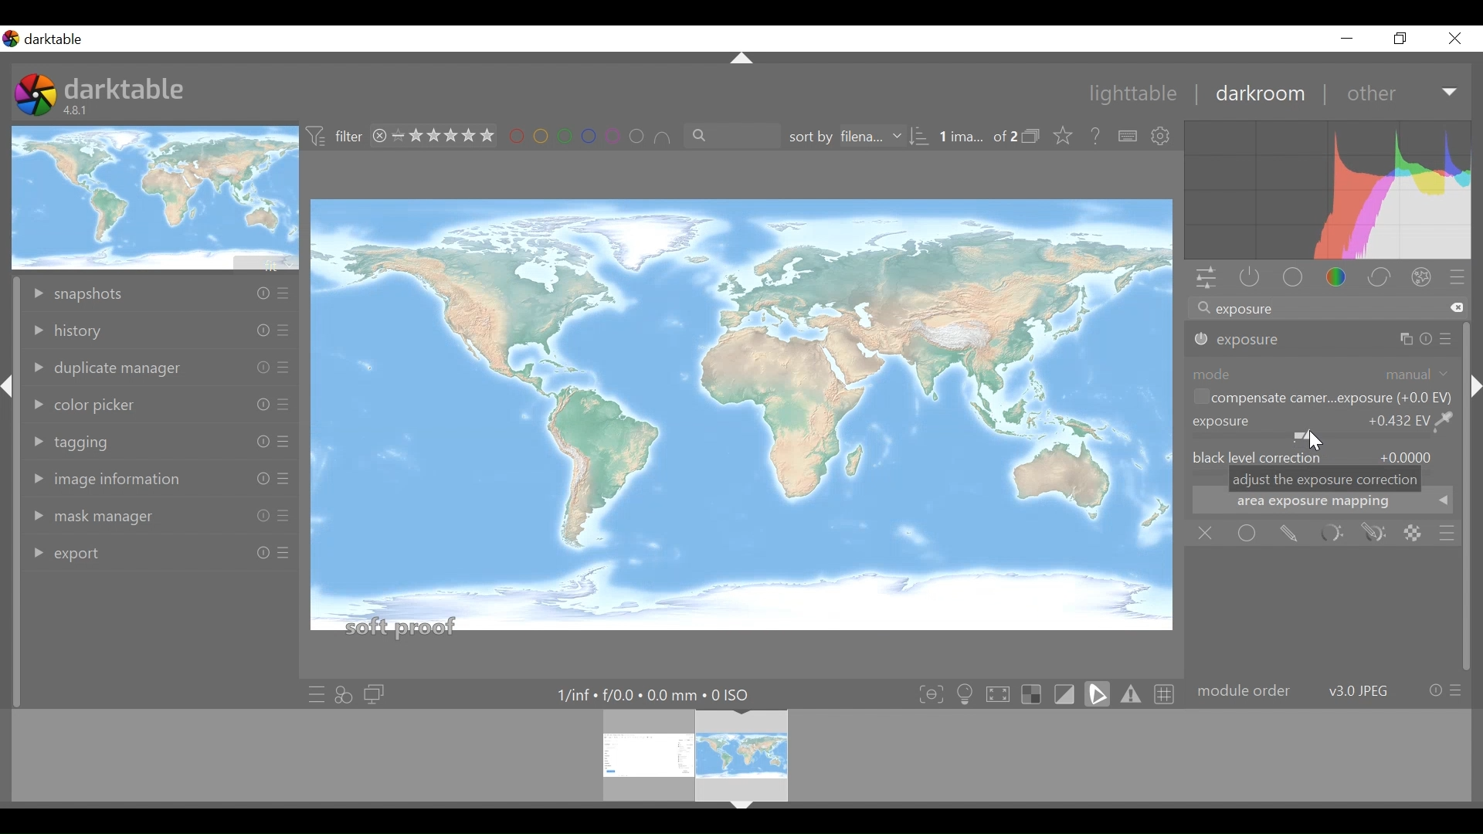 The image size is (1483, 834). Describe the element at coordinates (93, 405) in the screenshot. I see `color picker` at that location.